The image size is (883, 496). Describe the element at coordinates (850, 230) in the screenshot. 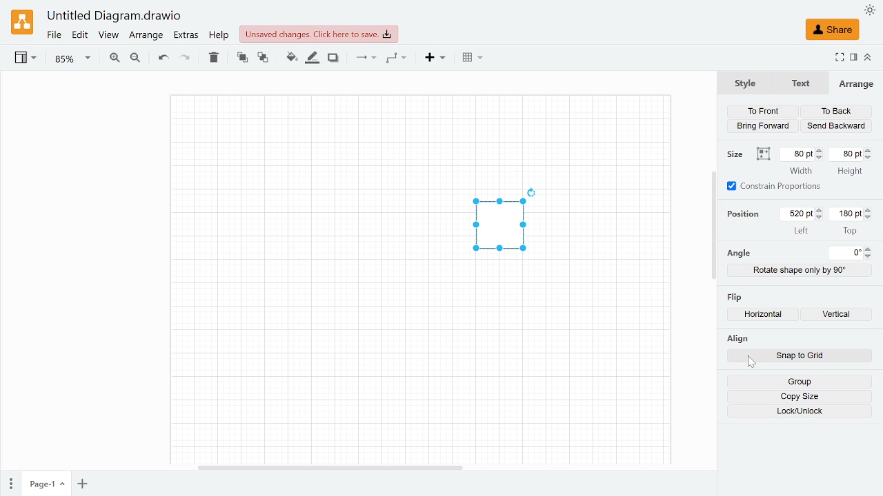

I see `top` at that location.